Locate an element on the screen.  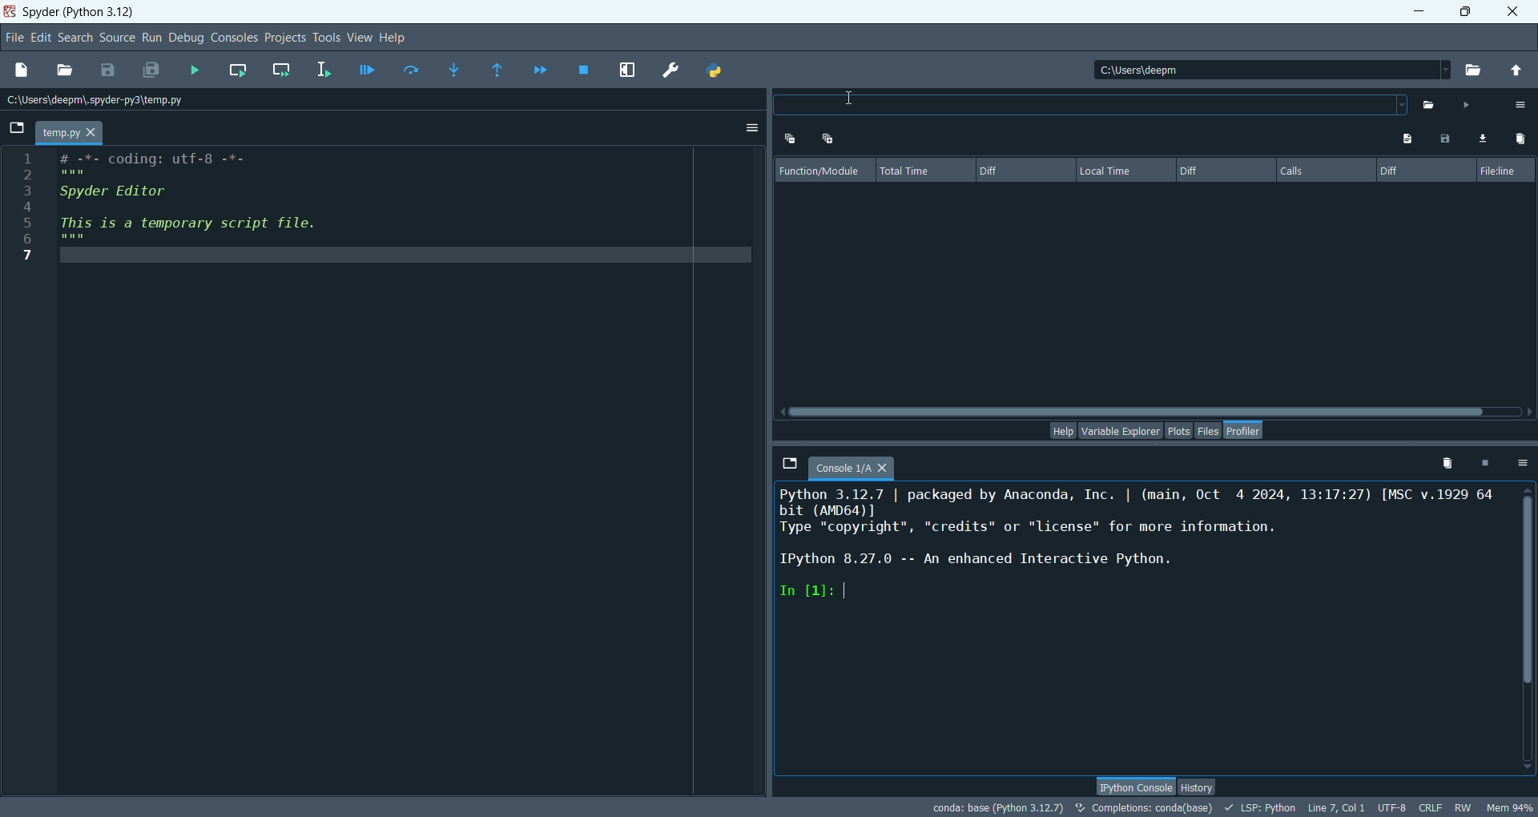
option is located at coordinates (751, 128).